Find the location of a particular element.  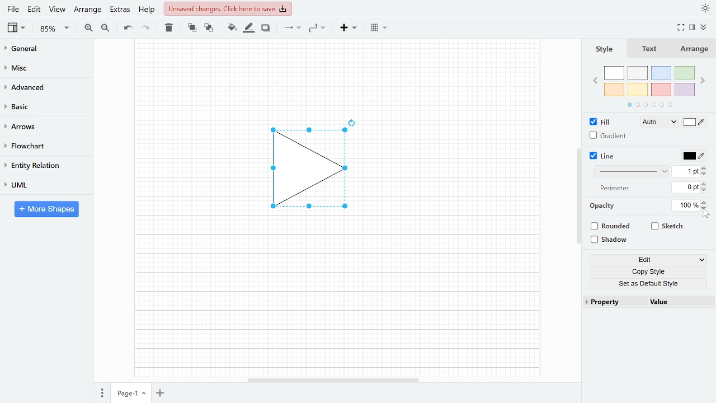

Line style is located at coordinates (633, 171).